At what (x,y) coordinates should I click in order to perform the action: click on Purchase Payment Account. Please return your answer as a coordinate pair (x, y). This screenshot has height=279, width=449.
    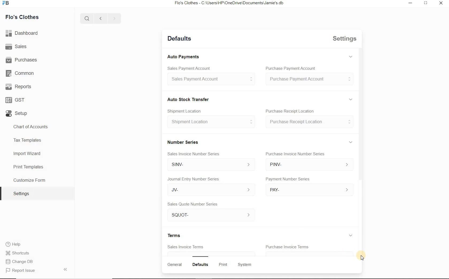
    Looking at the image, I should click on (291, 69).